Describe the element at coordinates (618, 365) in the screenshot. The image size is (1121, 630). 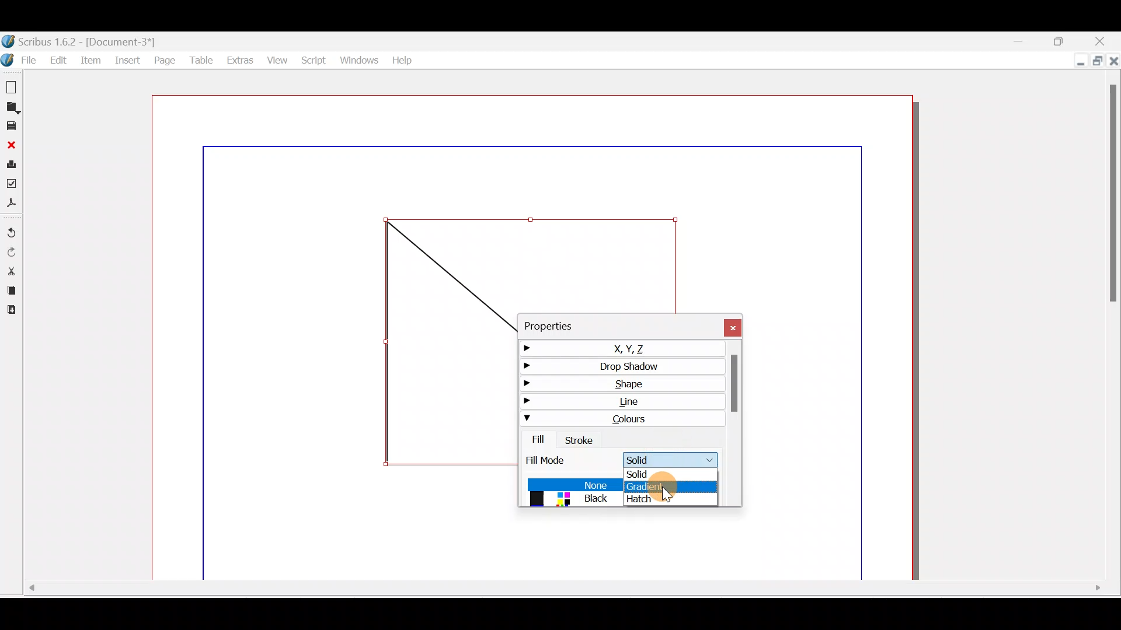
I see `Drop shadow` at that location.